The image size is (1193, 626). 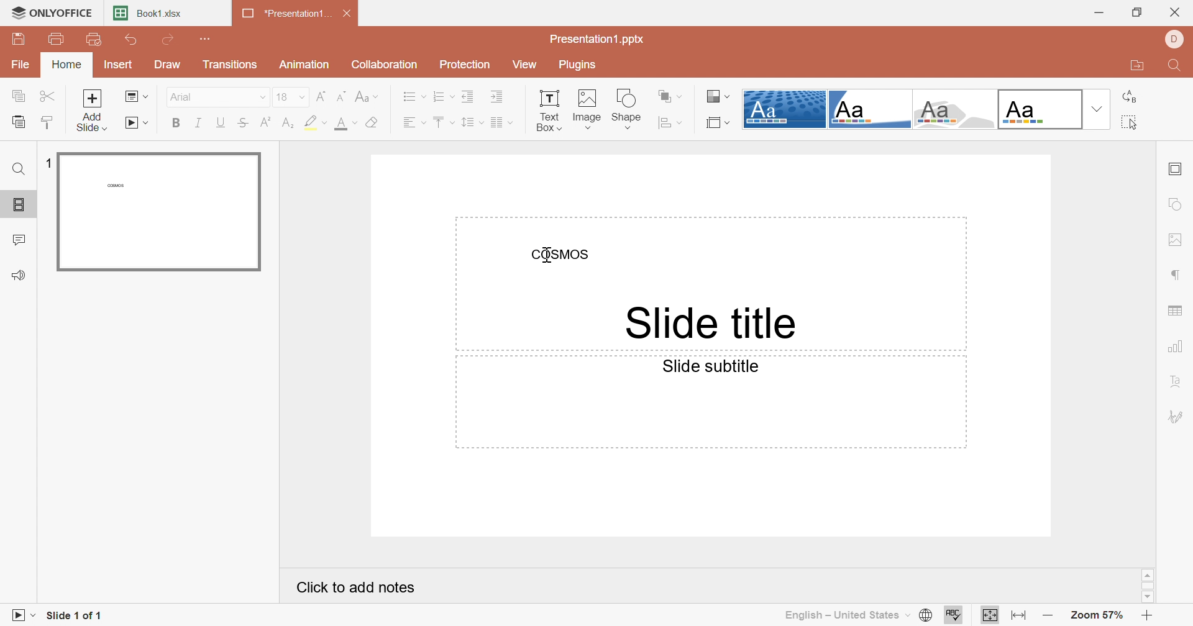 I want to click on Change case, so click(x=365, y=97).